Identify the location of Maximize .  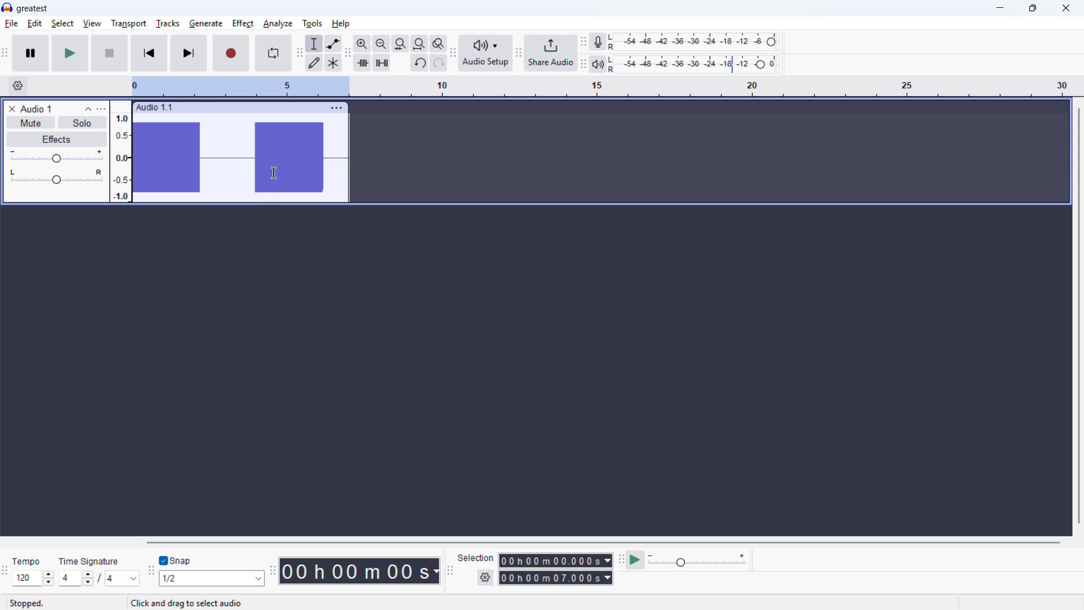
(1033, 8).